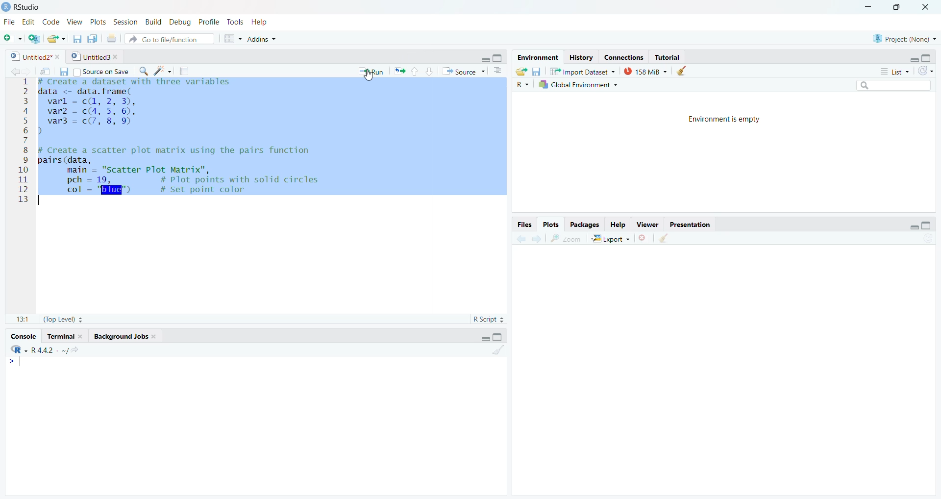 The image size is (941, 499). What do you see at coordinates (537, 57) in the screenshot?
I see `Environment` at bounding box center [537, 57].